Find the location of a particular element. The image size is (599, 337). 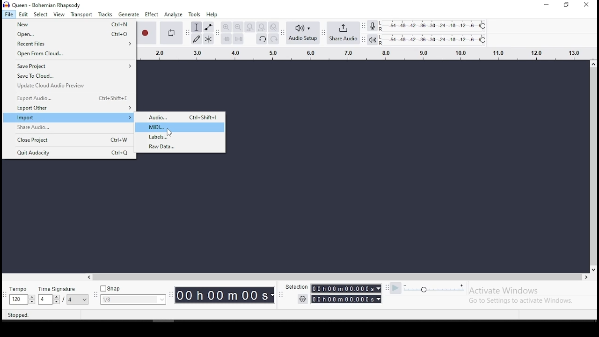

Raw Data is located at coordinates (182, 147).